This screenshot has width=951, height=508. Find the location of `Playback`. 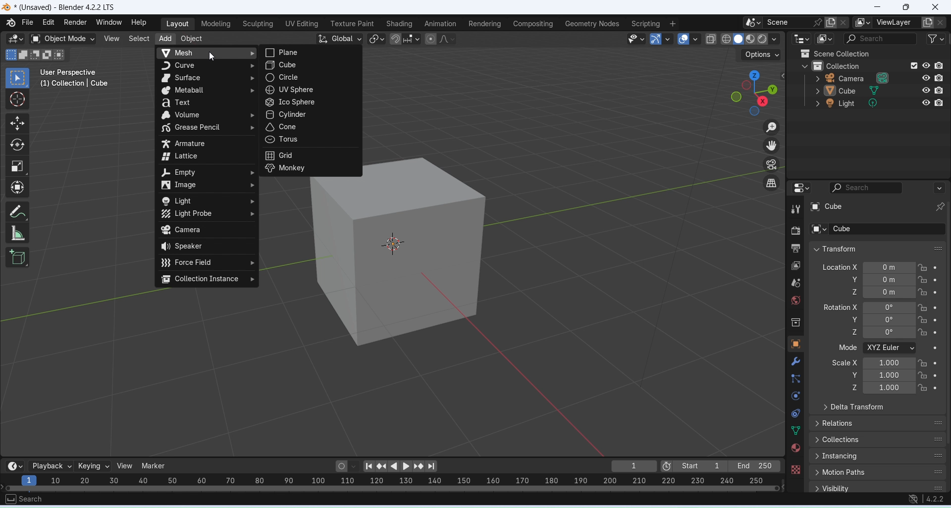

Playback is located at coordinates (50, 465).